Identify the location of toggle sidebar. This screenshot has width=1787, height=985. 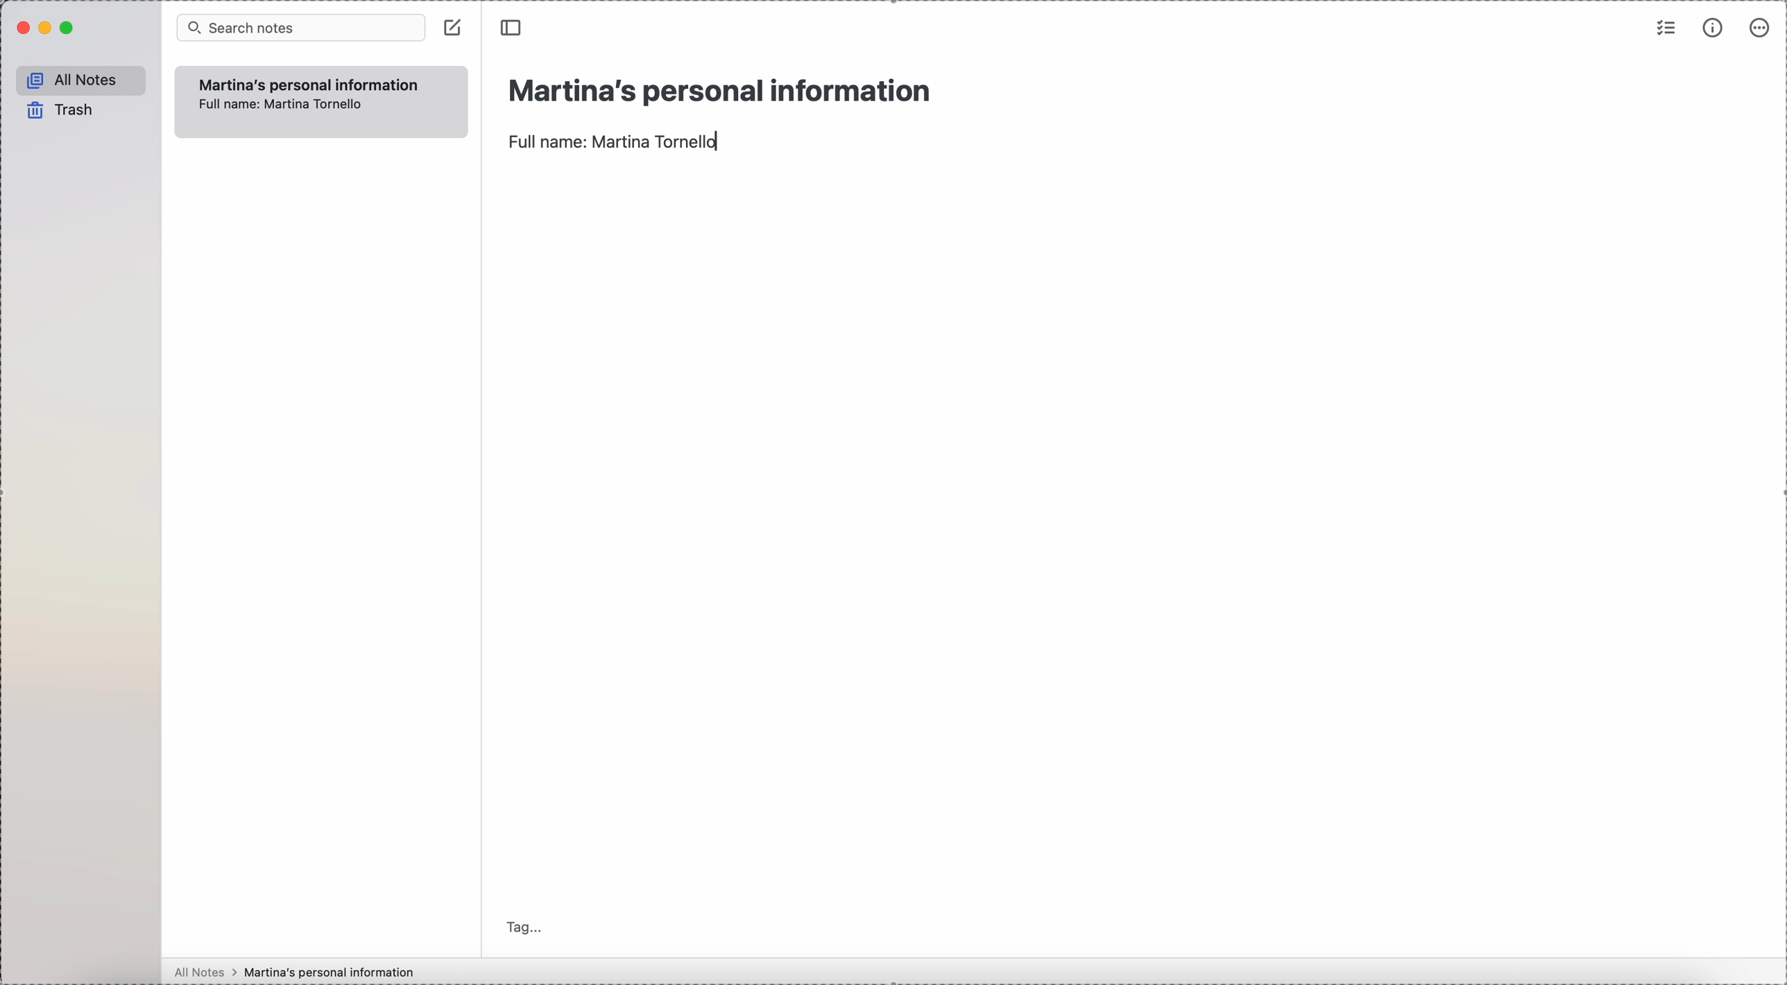
(509, 28).